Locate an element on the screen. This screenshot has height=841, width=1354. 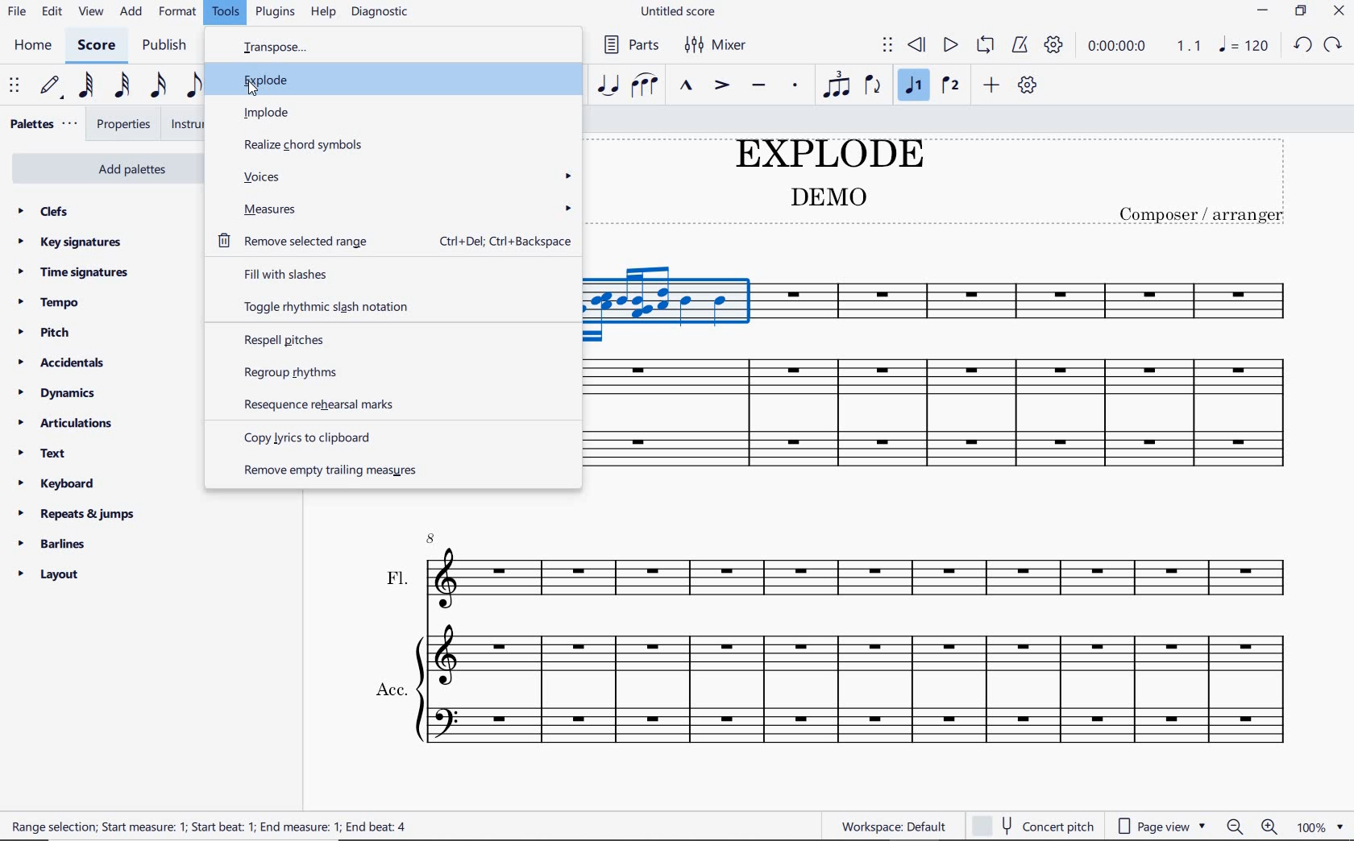
tools is located at coordinates (228, 13).